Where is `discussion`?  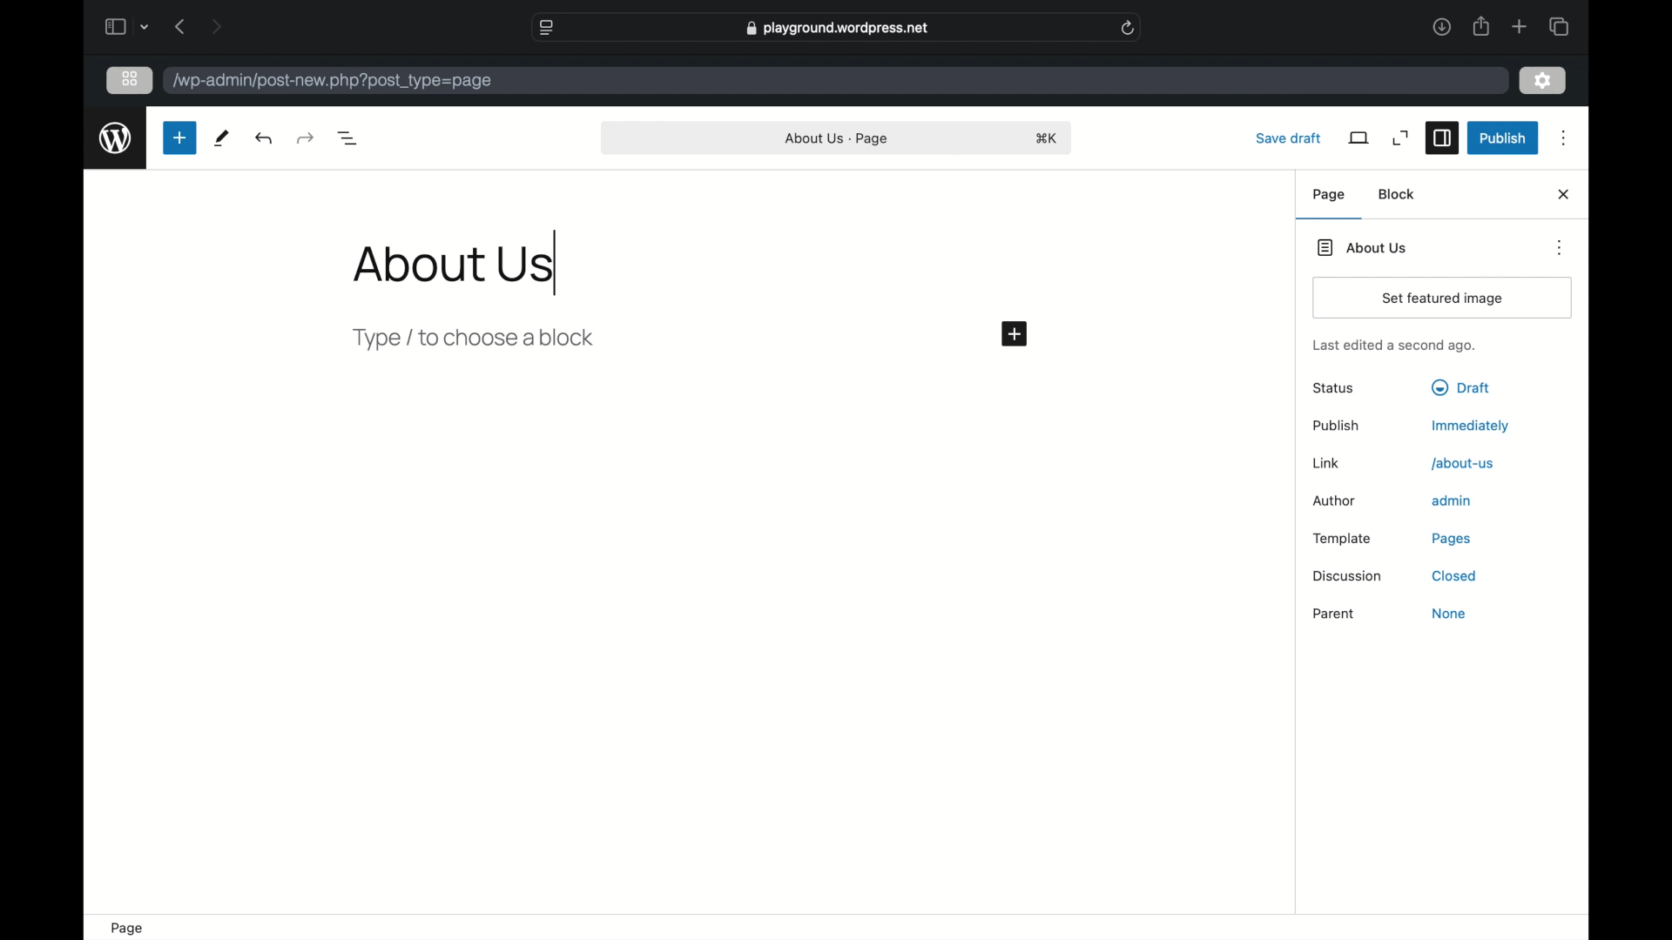 discussion is located at coordinates (1346, 576).